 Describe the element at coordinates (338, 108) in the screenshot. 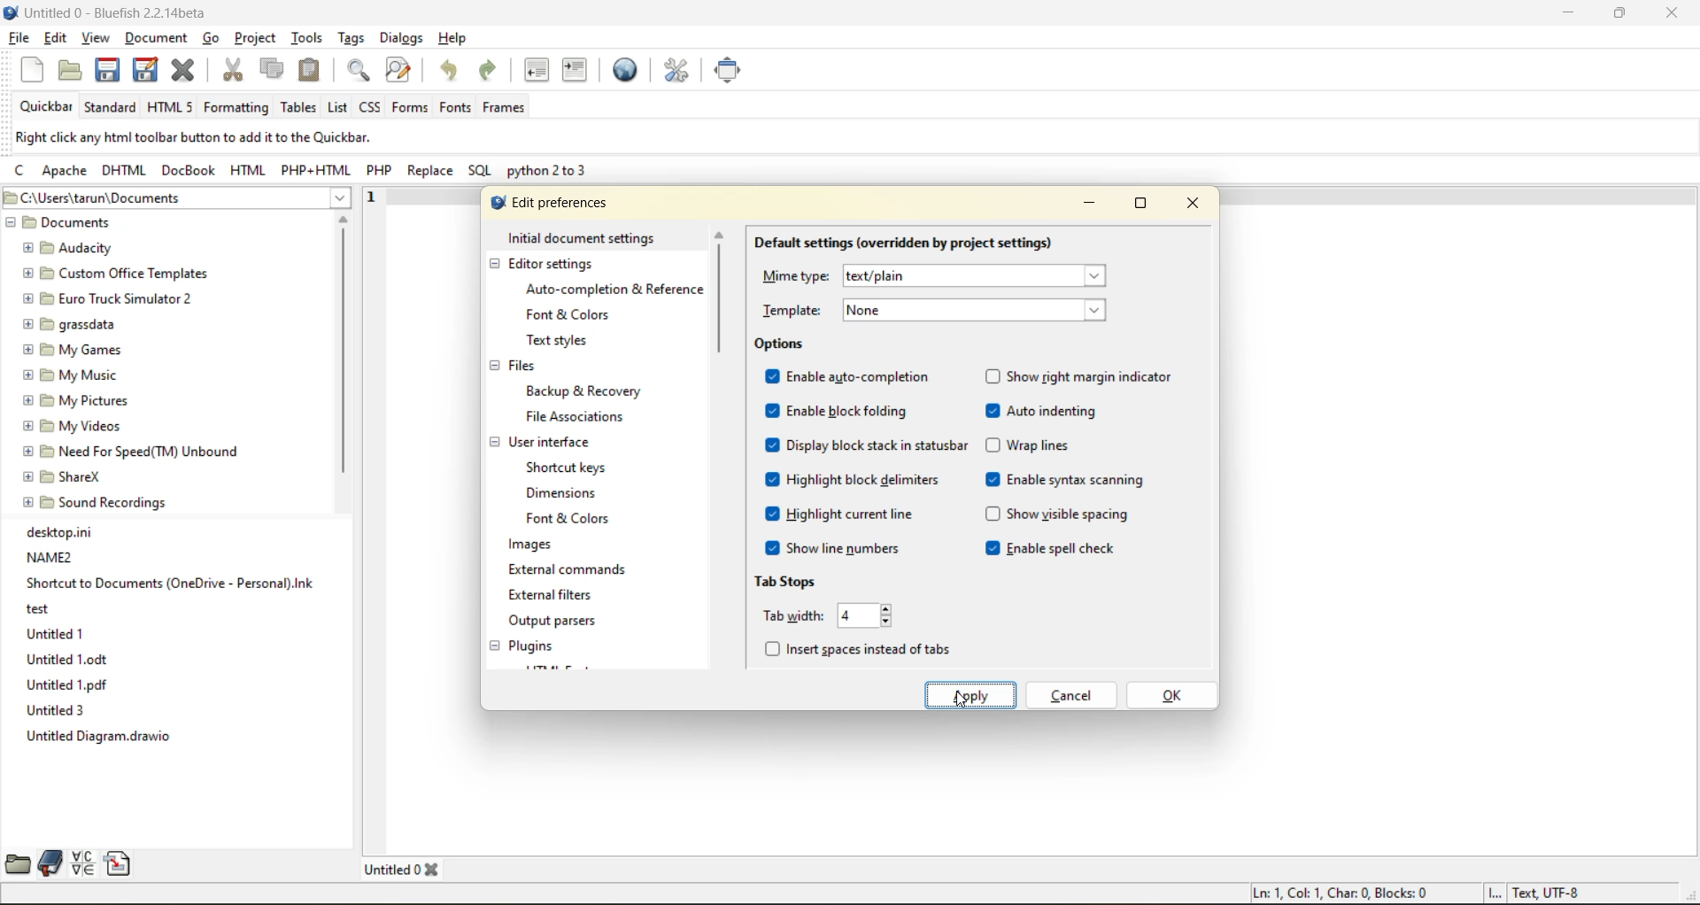

I see `list` at that location.